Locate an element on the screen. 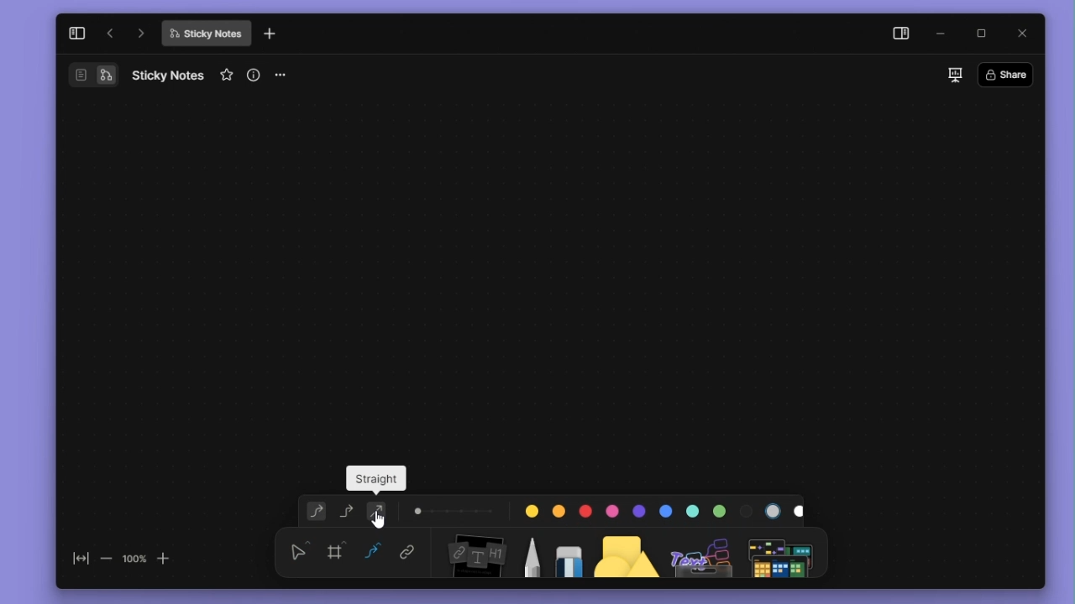 The height and width of the screenshot is (604, 1075). view info is located at coordinates (255, 75).